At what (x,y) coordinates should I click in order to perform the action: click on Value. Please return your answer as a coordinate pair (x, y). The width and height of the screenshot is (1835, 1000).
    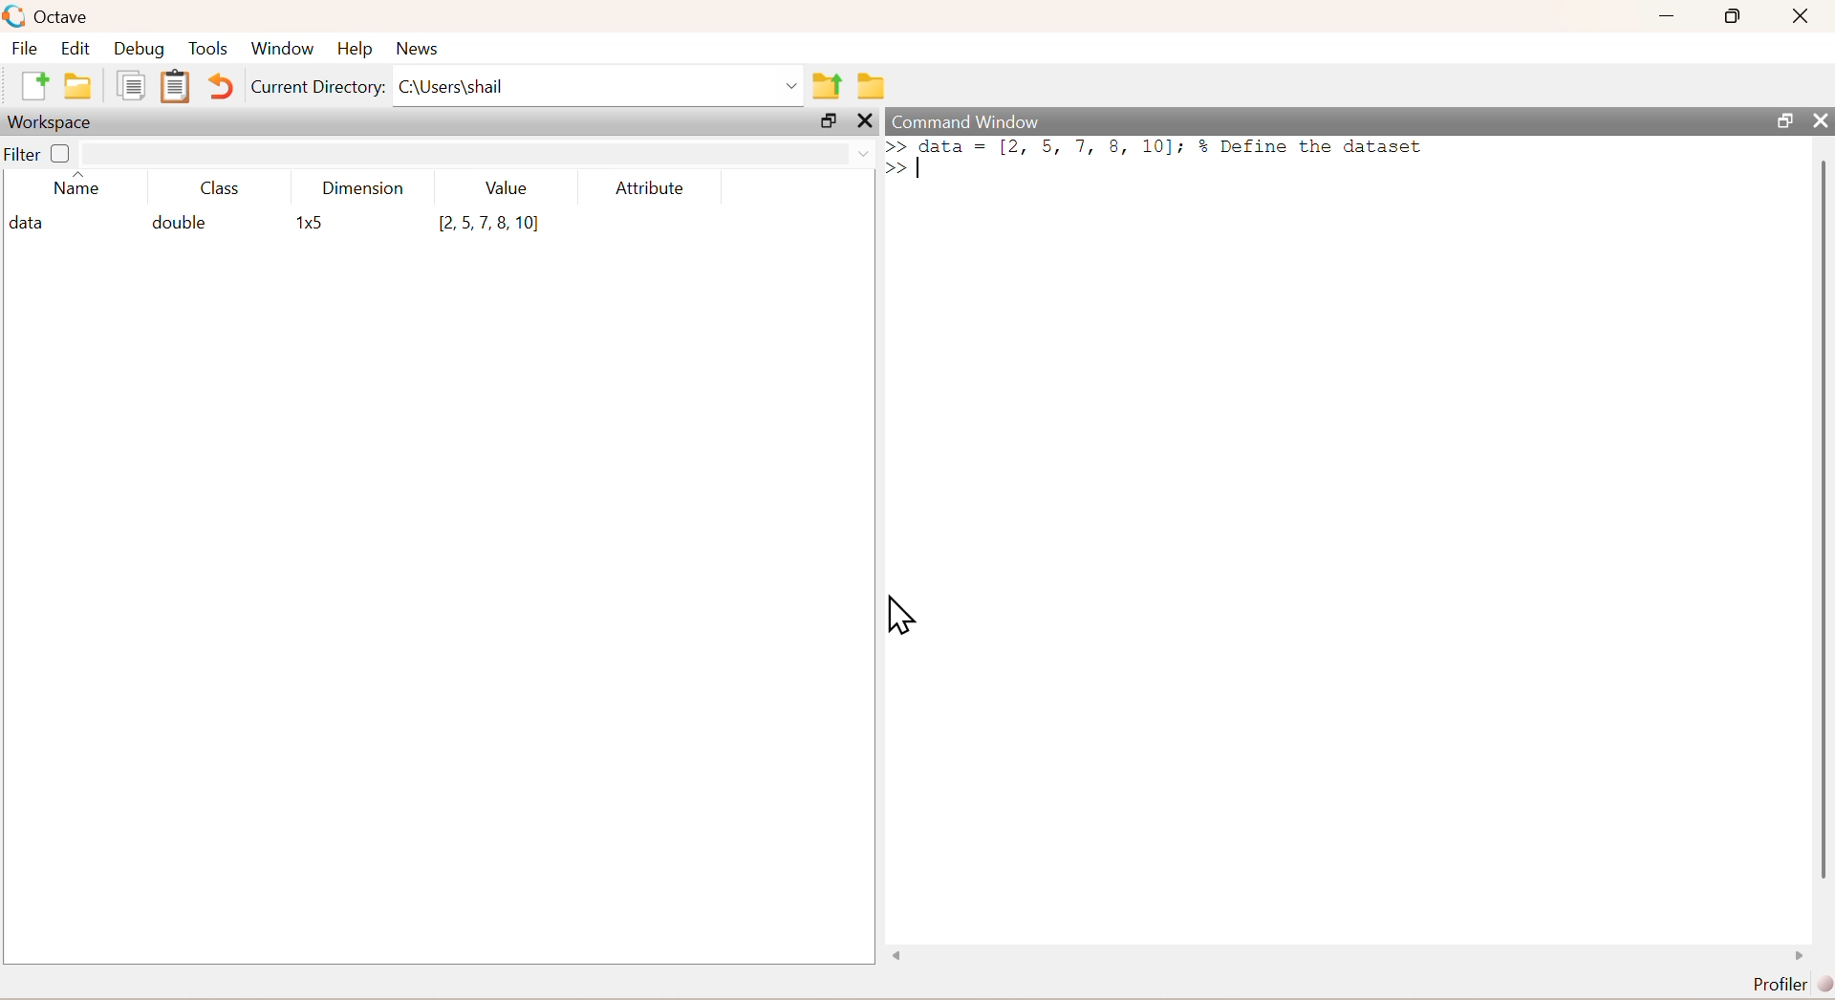
    Looking at the image, I should click on (507, 187).